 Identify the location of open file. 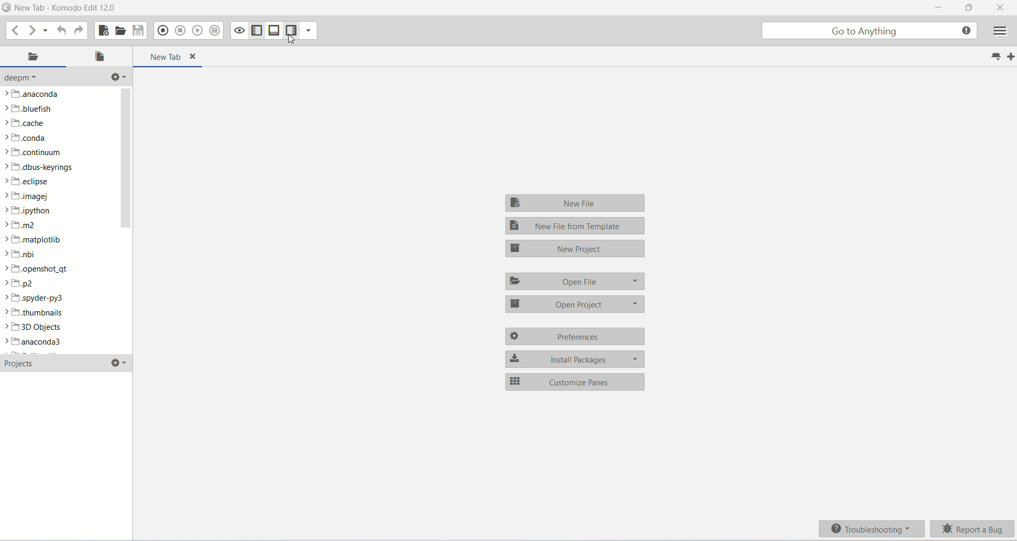
(100, 58).